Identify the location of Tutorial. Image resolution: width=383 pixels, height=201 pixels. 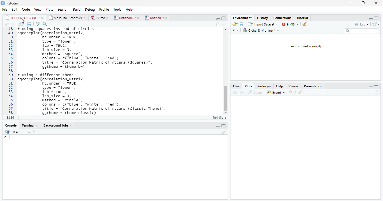
(303, 18).